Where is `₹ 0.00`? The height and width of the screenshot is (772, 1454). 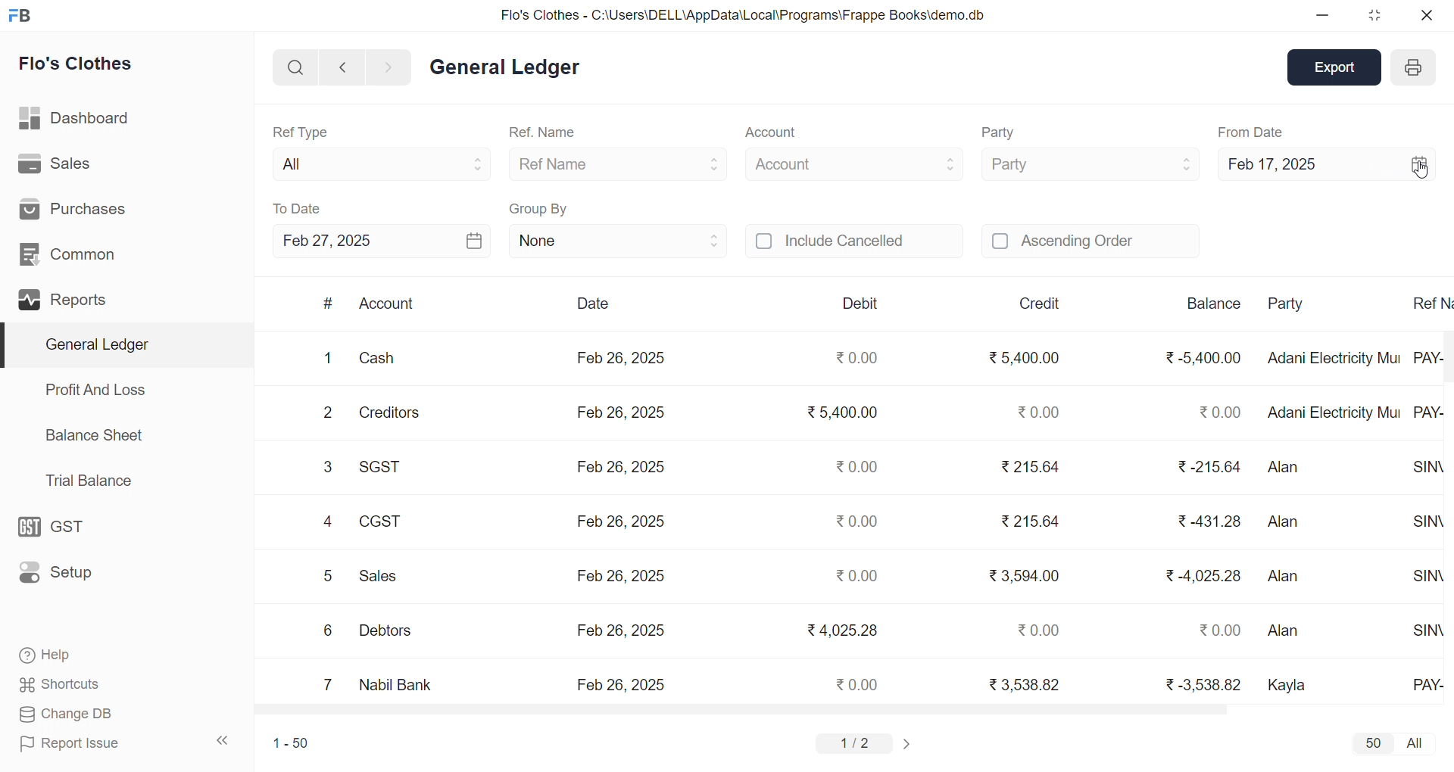 ₹ 0.00 is located at coordinates (1221, 630).